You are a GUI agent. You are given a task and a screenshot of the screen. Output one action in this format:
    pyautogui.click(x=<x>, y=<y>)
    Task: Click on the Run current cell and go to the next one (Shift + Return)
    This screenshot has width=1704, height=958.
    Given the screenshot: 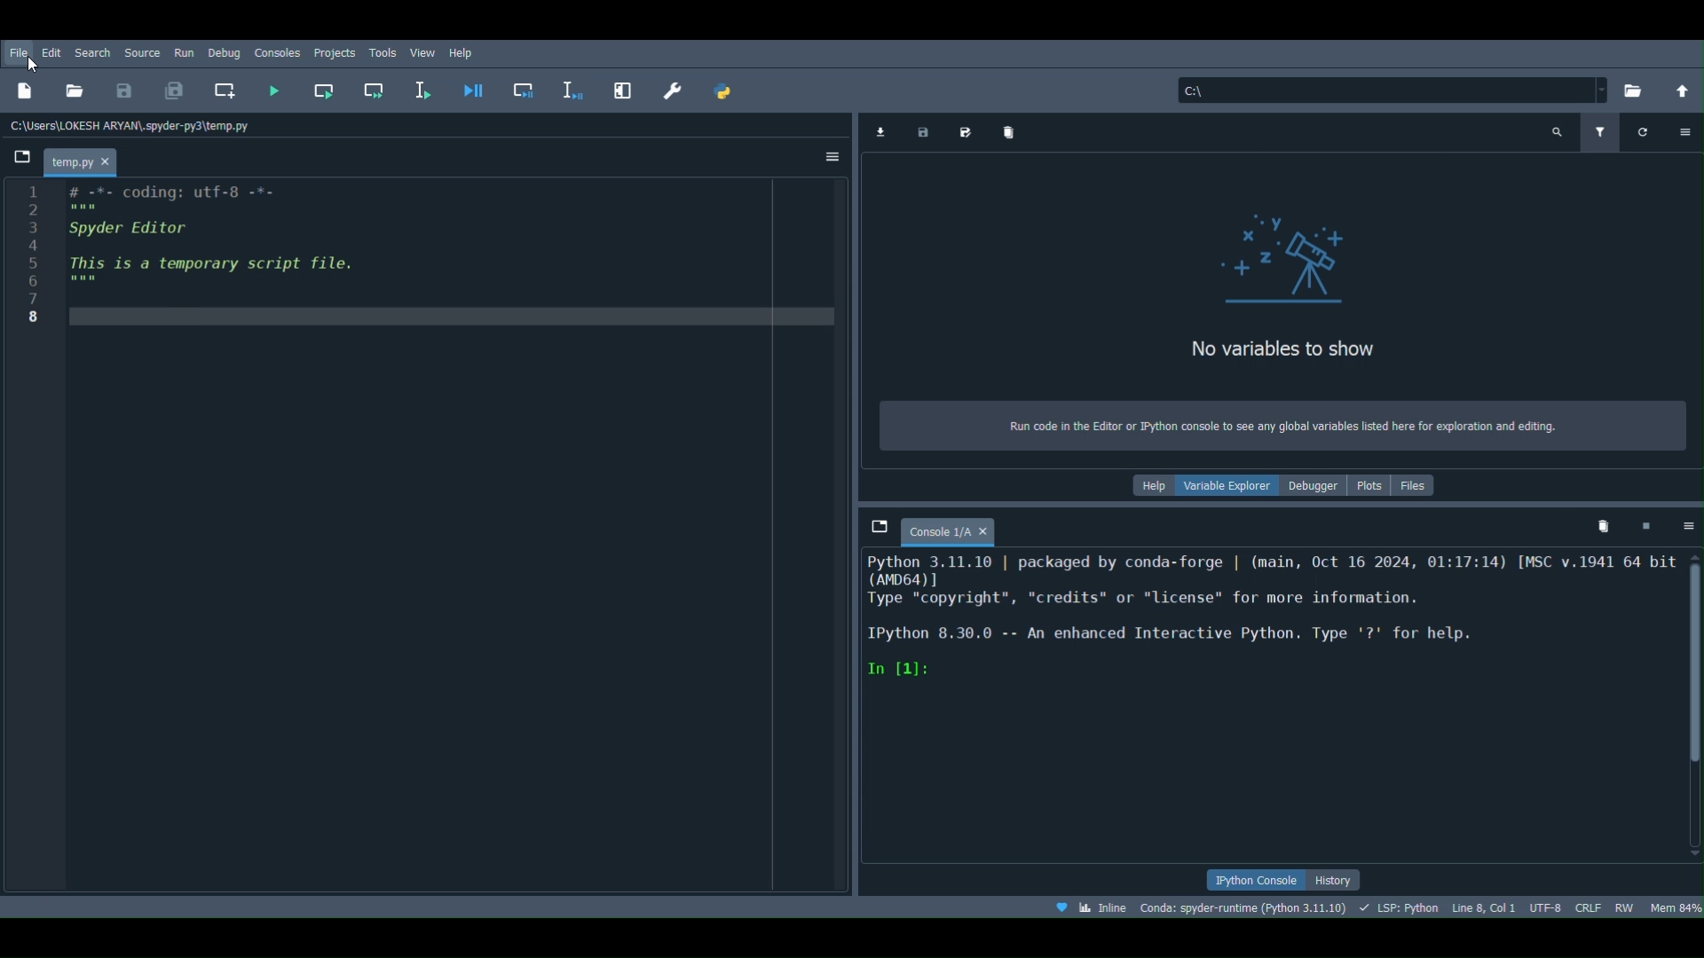 What is the action you would take?
    pyautogui.click(x=374, y=94)
    